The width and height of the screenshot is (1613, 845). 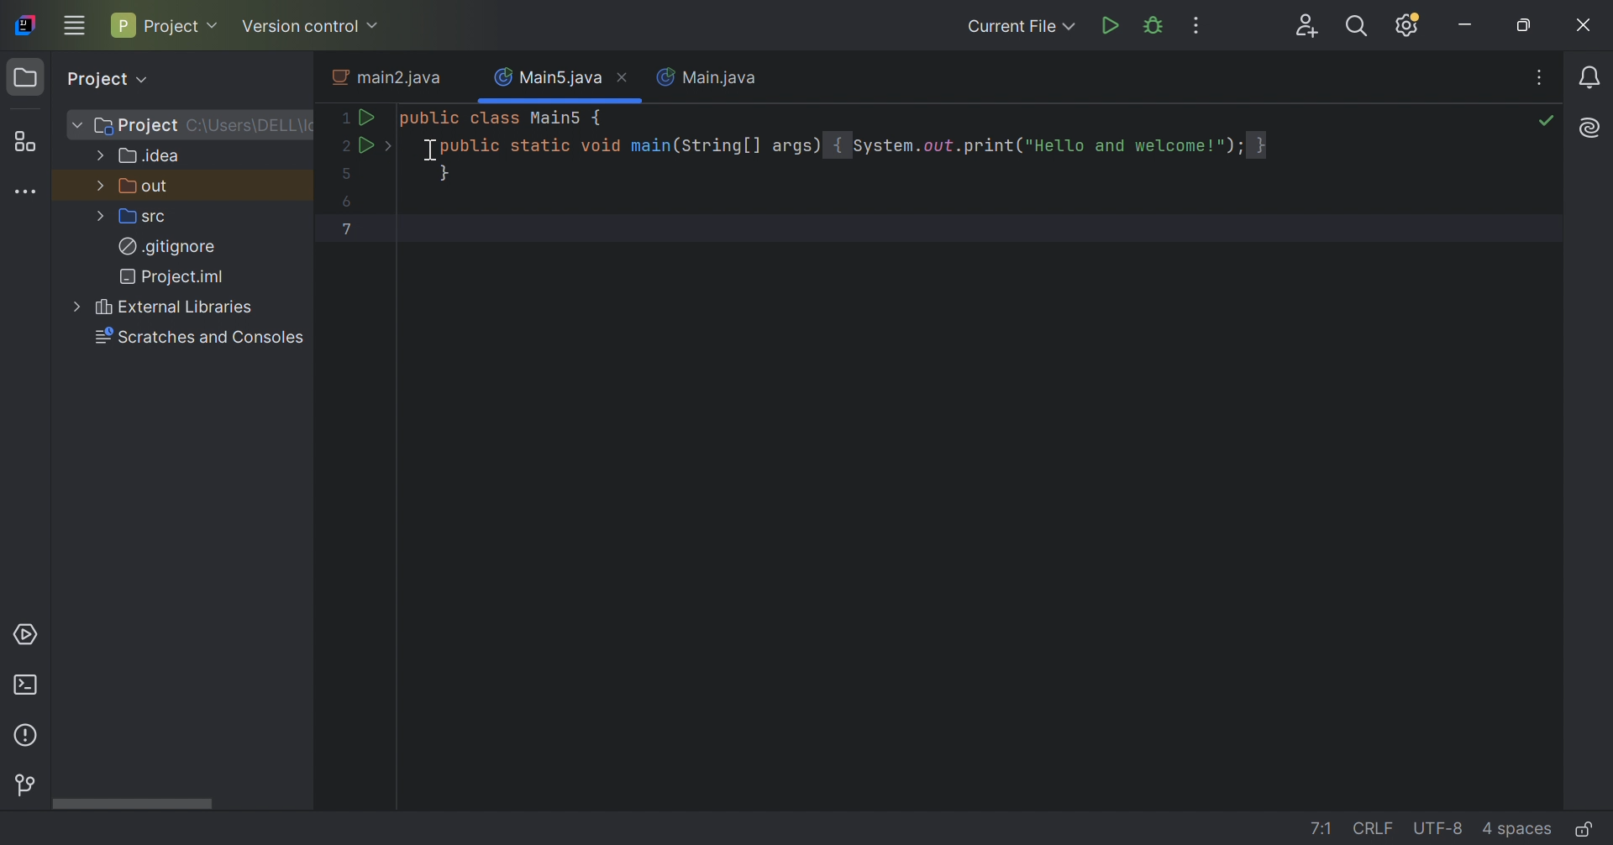 What do you see at coordinates (344, 118) in the screenshot?
I see `1` at bounding box center [344, 118].